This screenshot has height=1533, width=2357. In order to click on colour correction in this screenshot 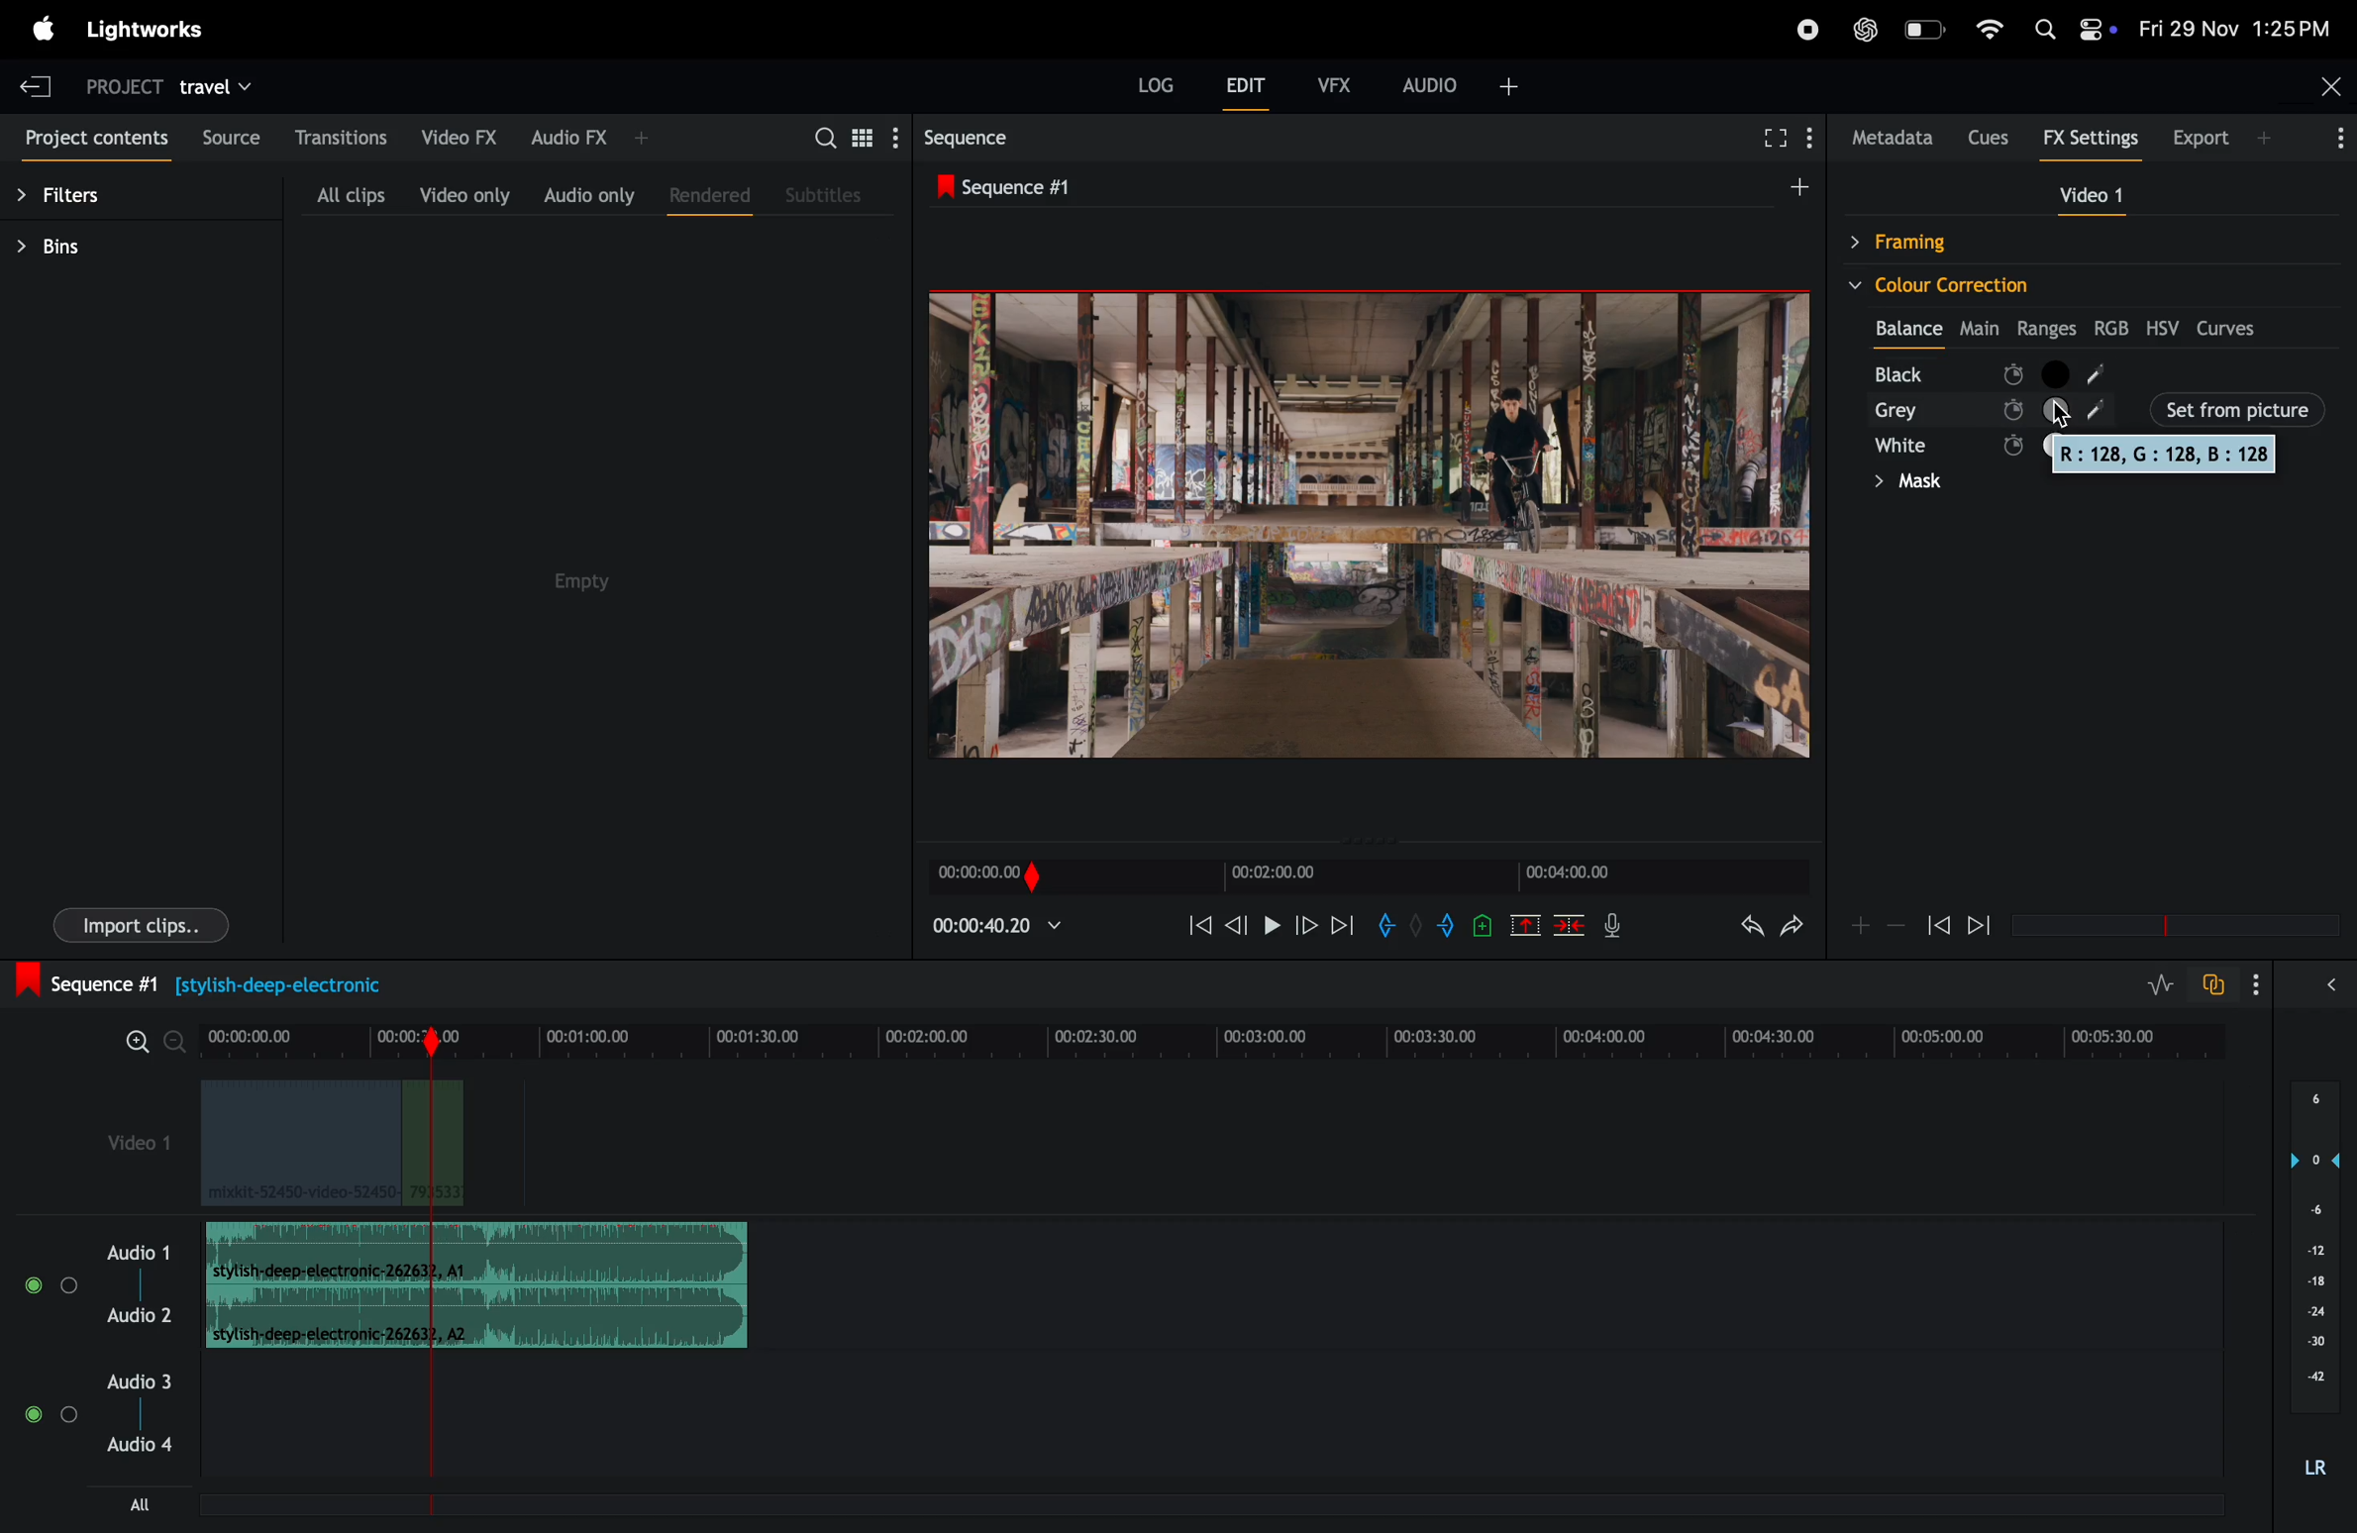, I will do `click(2072, 284)`.